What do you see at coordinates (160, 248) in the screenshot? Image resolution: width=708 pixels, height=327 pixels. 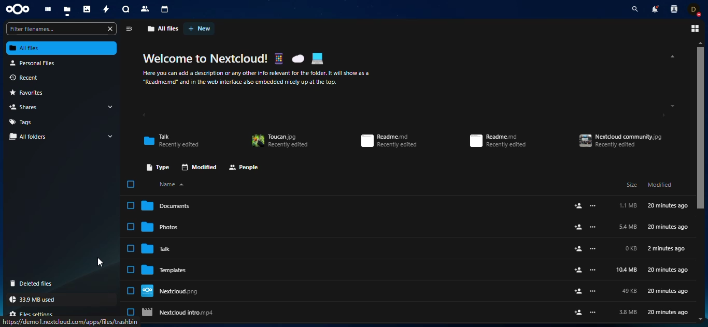 I see `Talk` at bounding box center [160, 248].